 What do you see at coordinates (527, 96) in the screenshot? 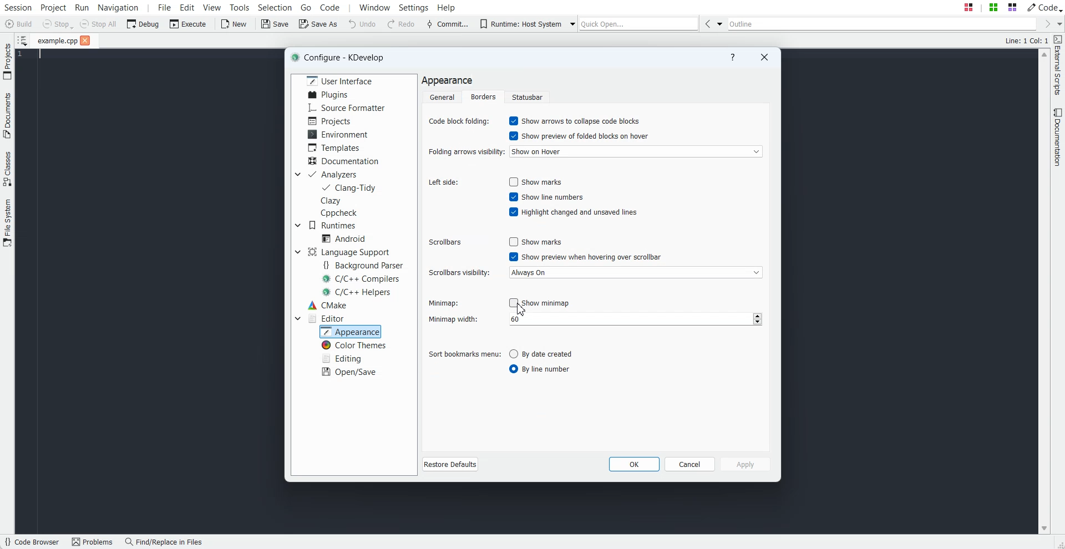
I see `Statusbar` at bounding box center [527, 96].